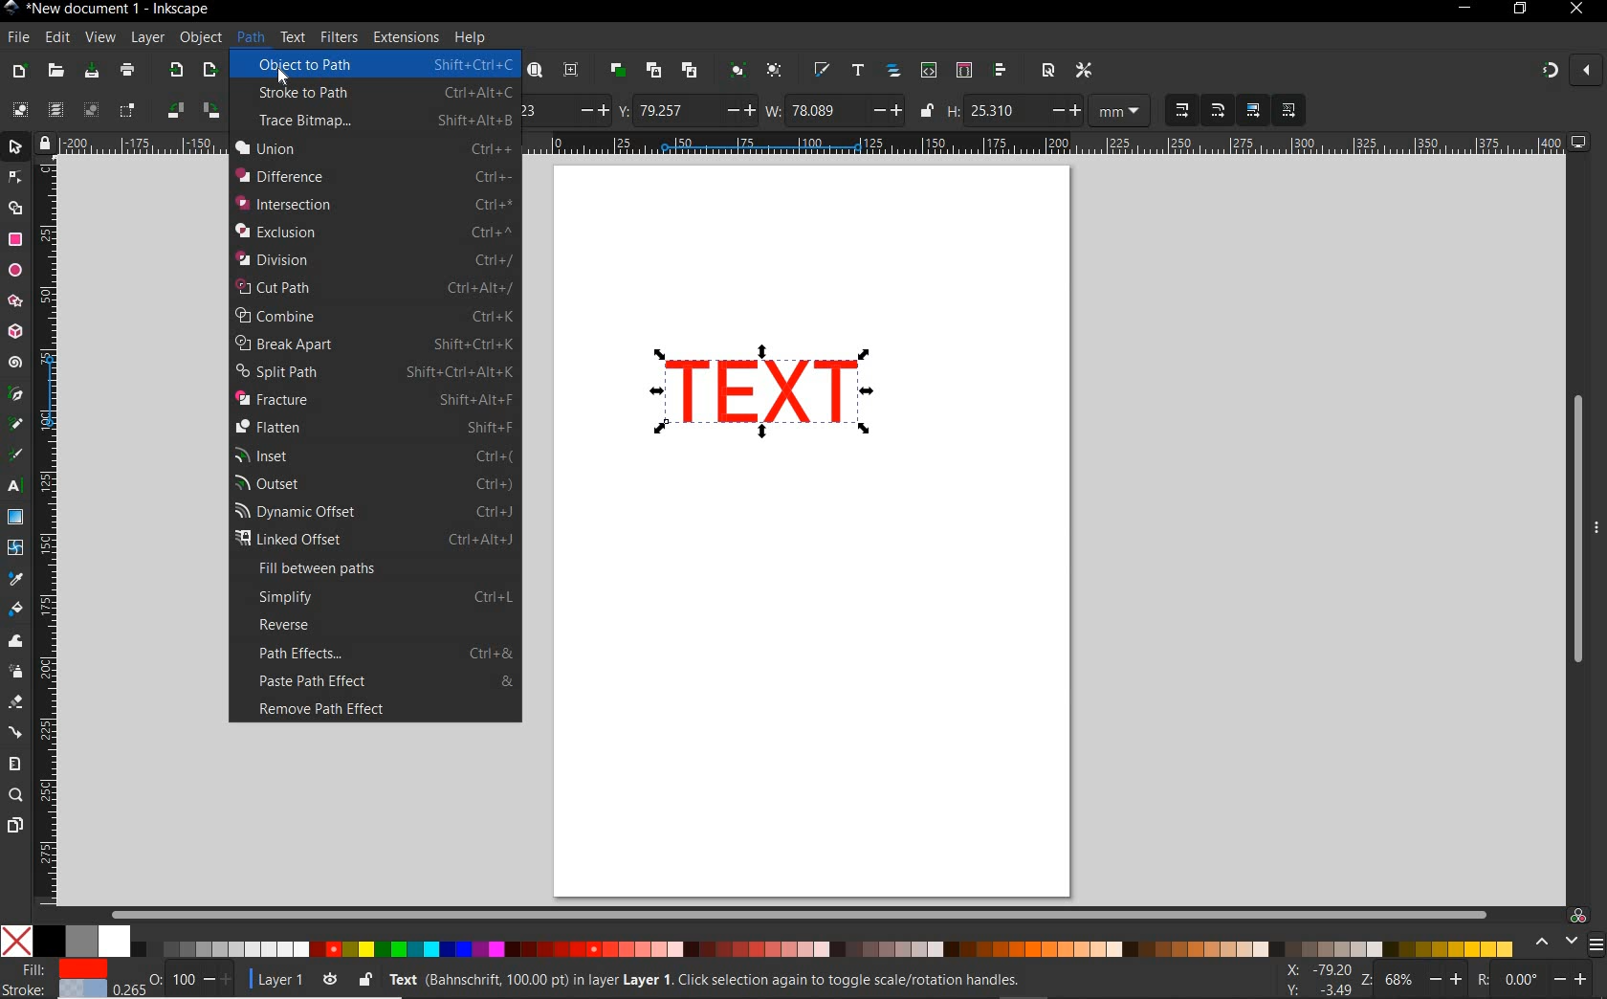  I want to click on DYNAMIC OFFSET, so click(375, 512).